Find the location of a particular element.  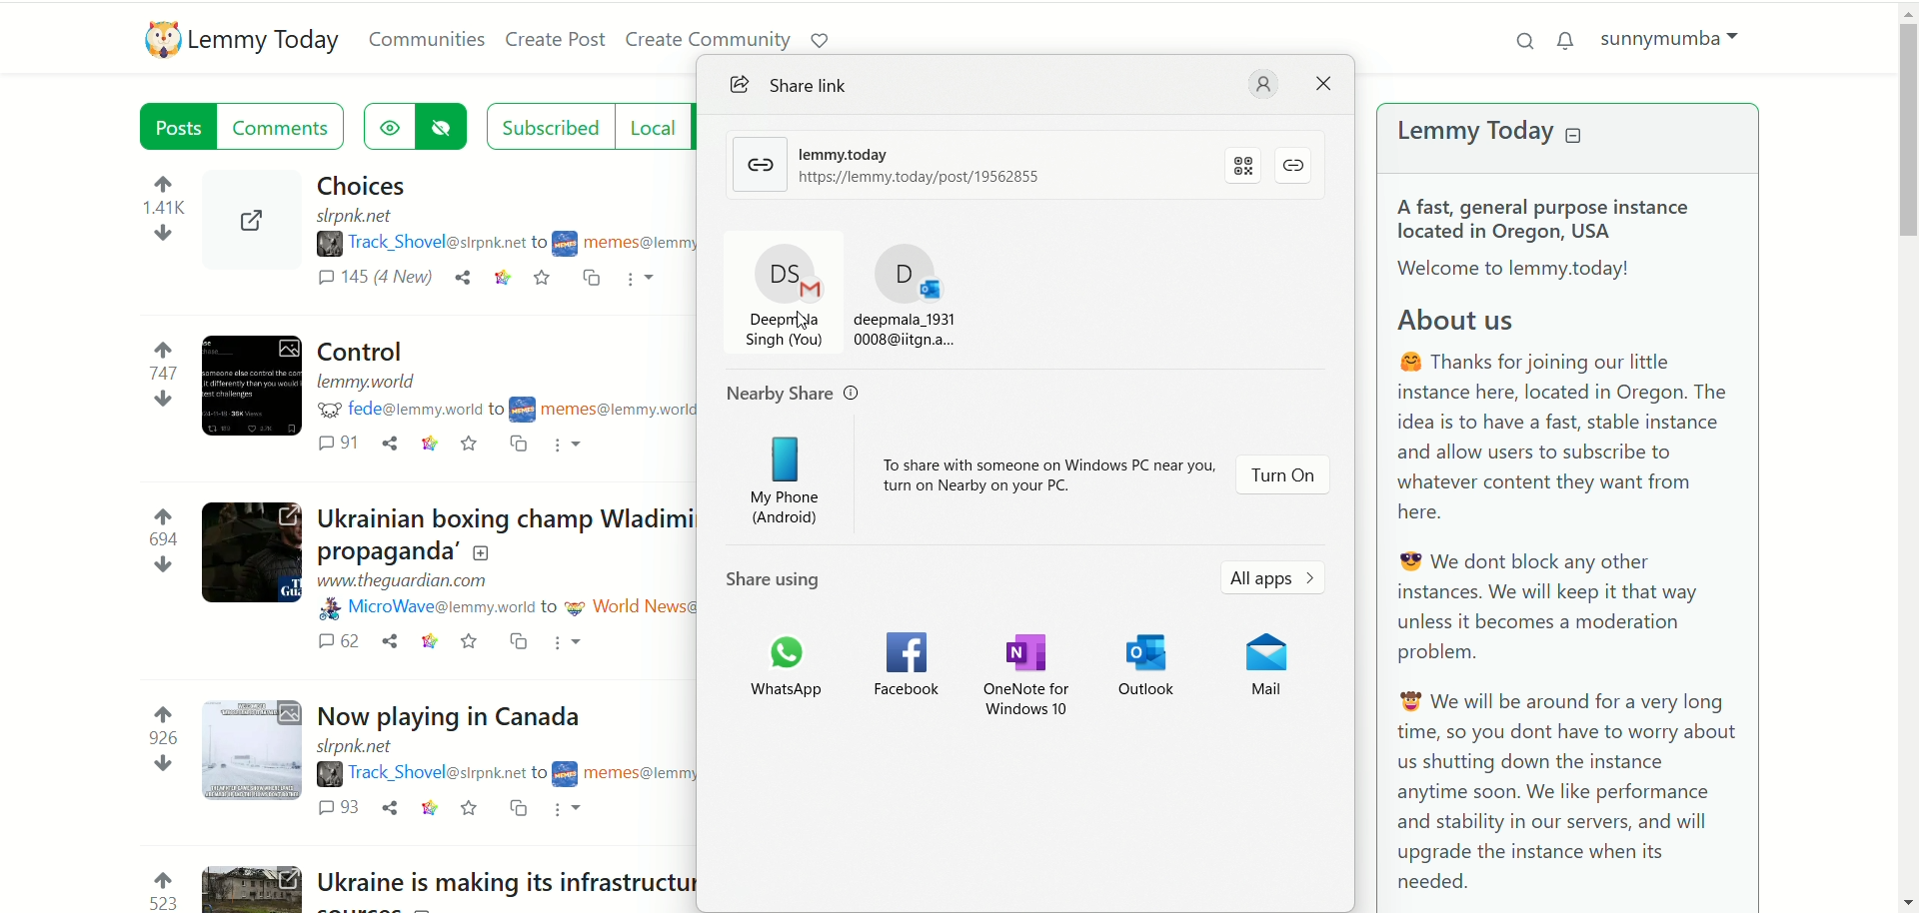

lemmy today hyperlink is located at coordinates (928, 162).